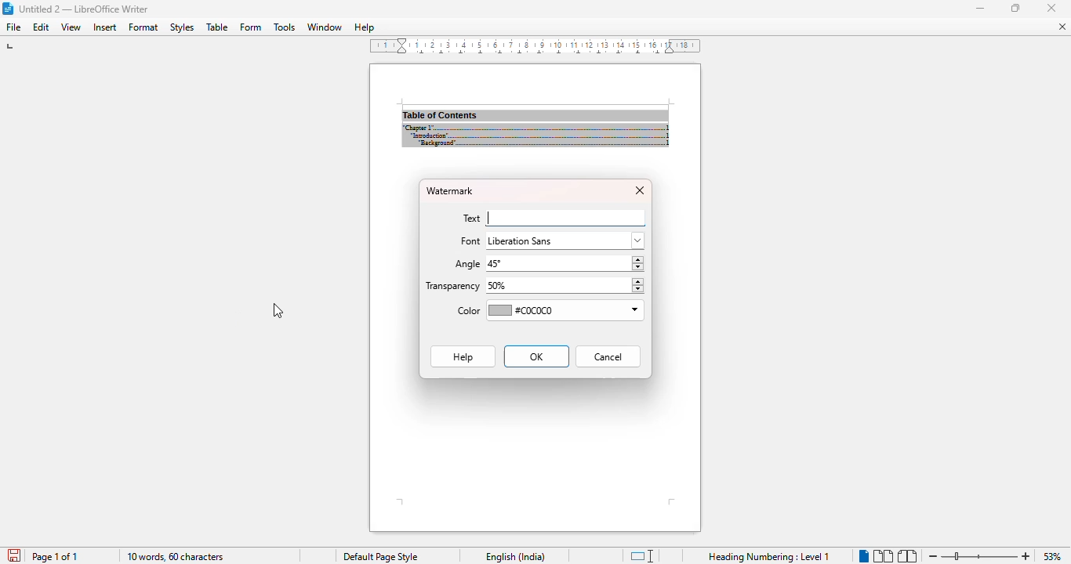 The height and width of the screenshot is (564, 1071). What do you see at coordinates (1051, 556) in the screenshot?
I see `zoom factor` at bounding box center [1051, 556].